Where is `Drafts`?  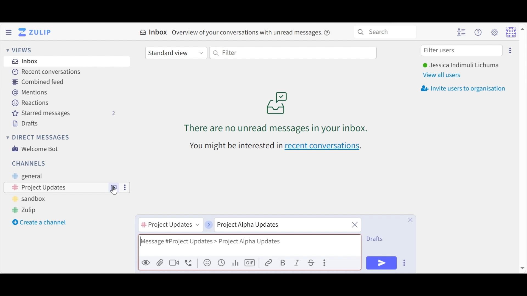
Drafts is located at coordinates (28, 123).